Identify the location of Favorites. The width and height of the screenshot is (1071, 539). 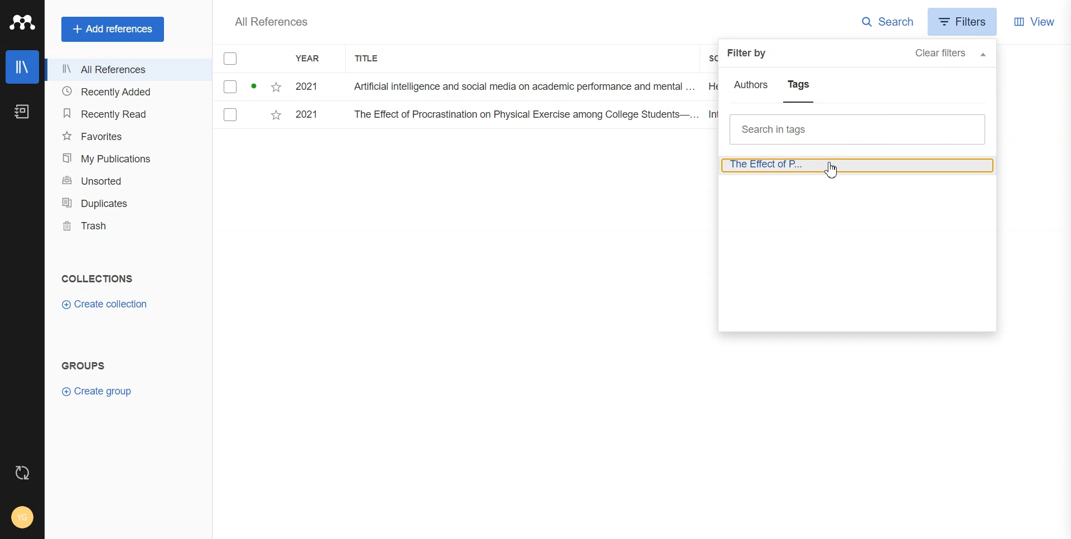
(121, 137).